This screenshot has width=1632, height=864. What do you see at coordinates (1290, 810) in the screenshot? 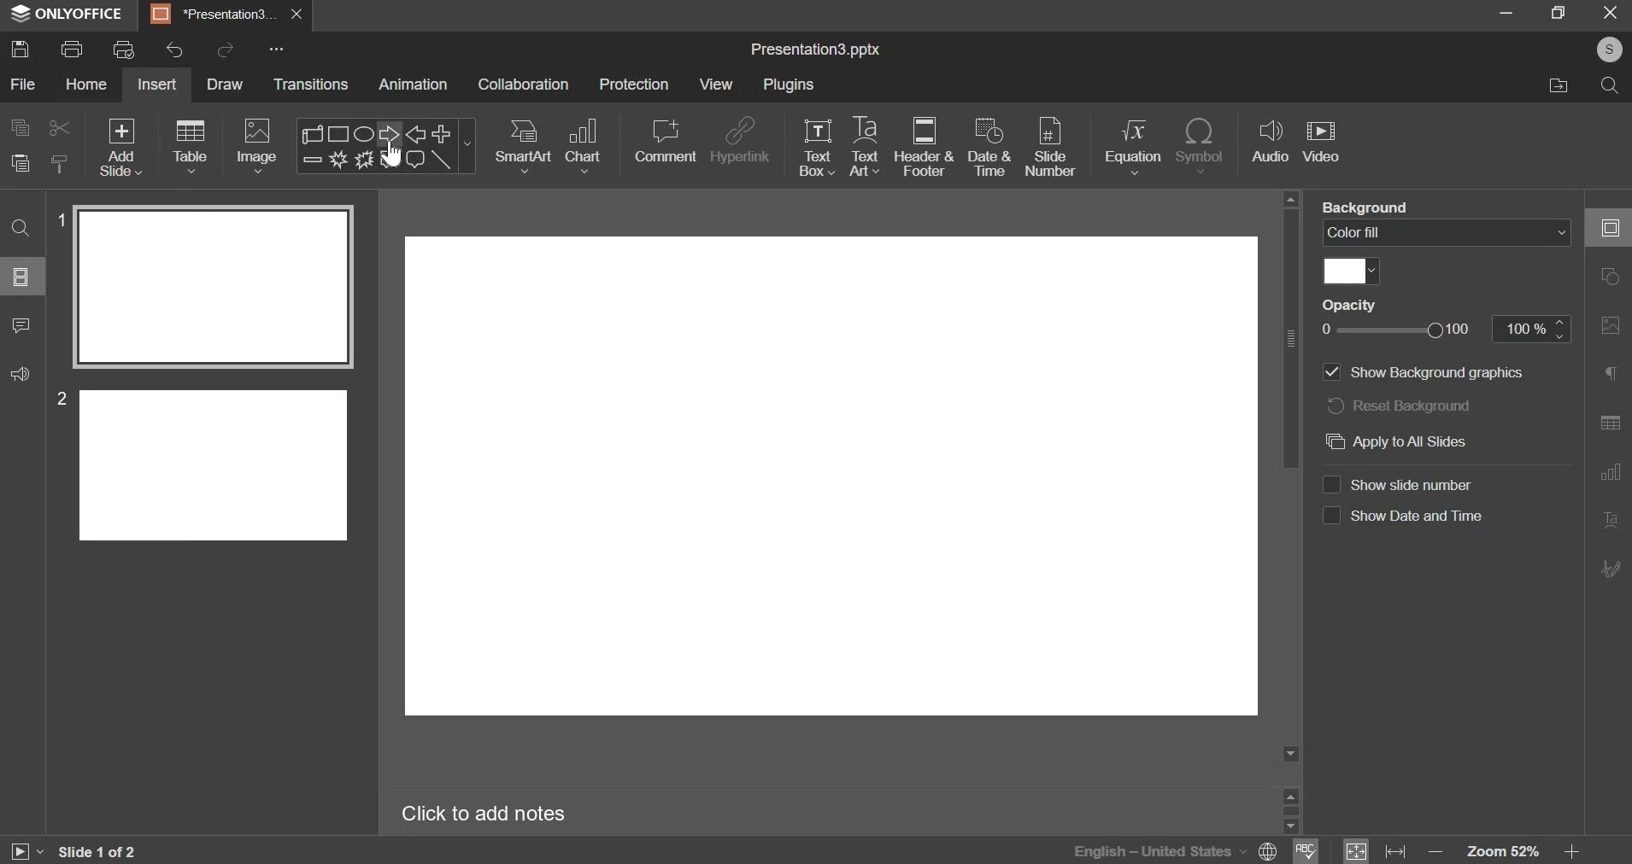
I see `scrollbar` at bounding box center [1290, 810].